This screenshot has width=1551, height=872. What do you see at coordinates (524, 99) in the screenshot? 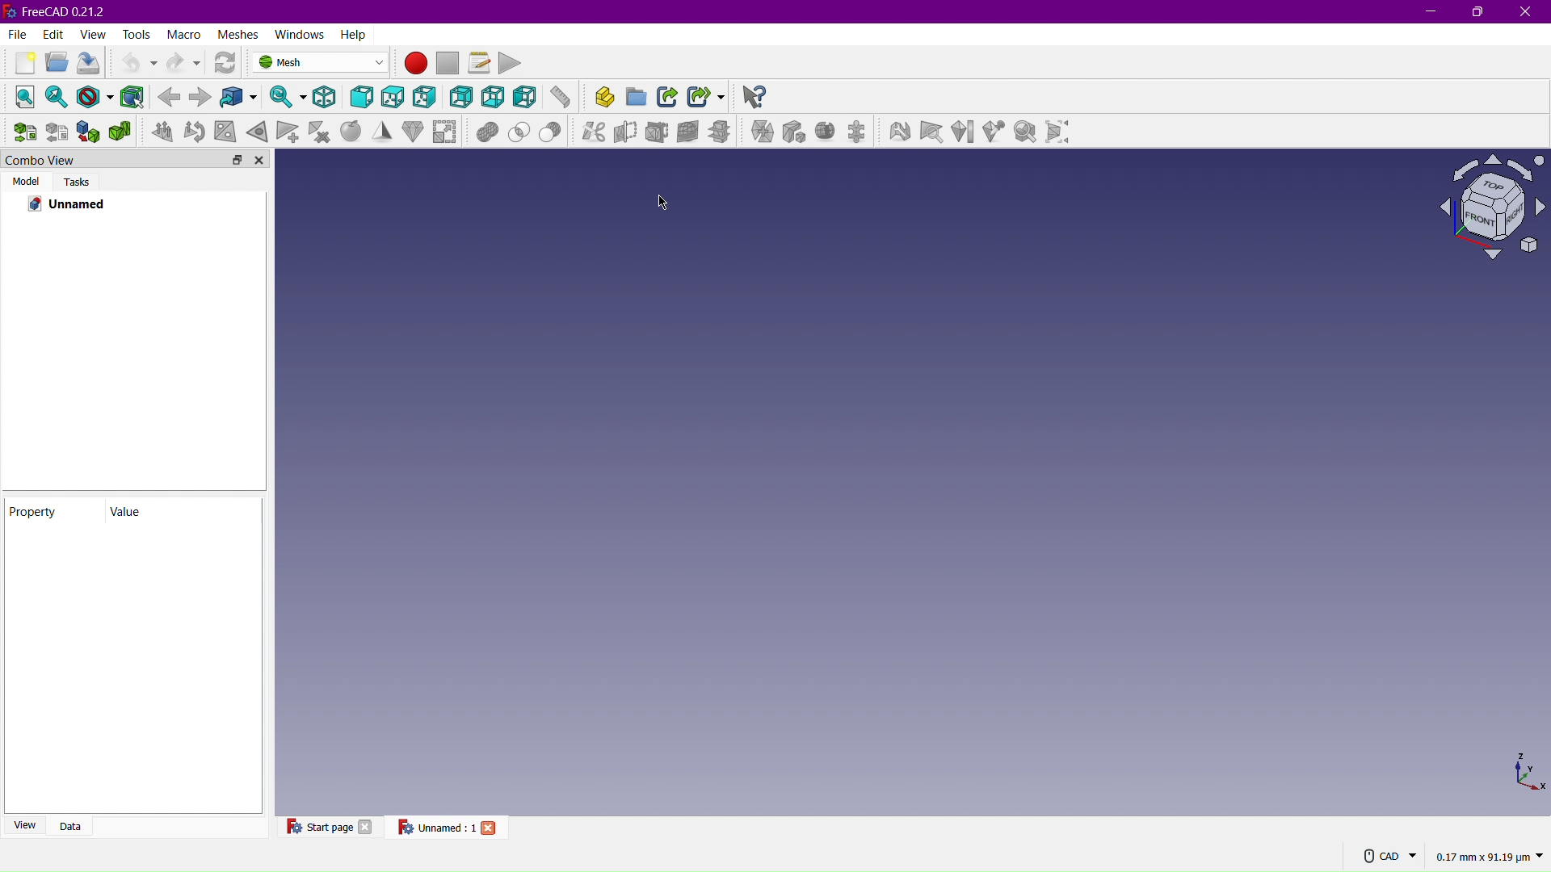
I see `Left` at bounding box center [524, 99].